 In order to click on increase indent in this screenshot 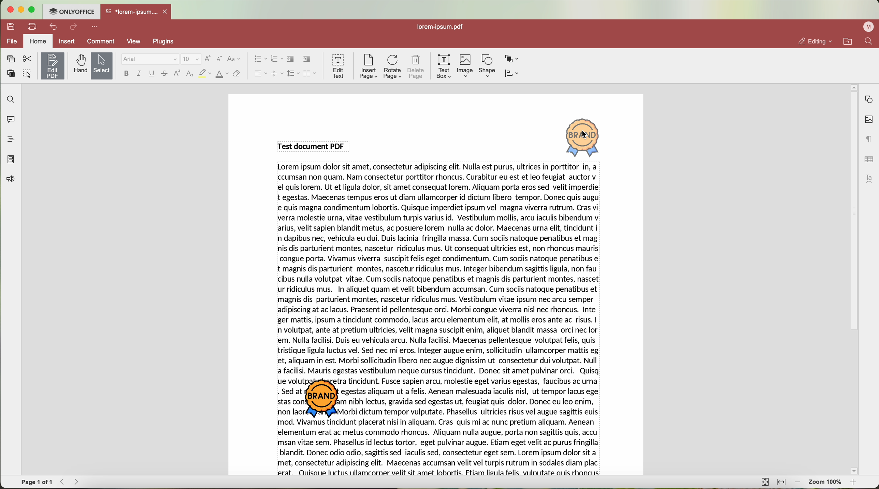, I will do `click(307, 59)`.